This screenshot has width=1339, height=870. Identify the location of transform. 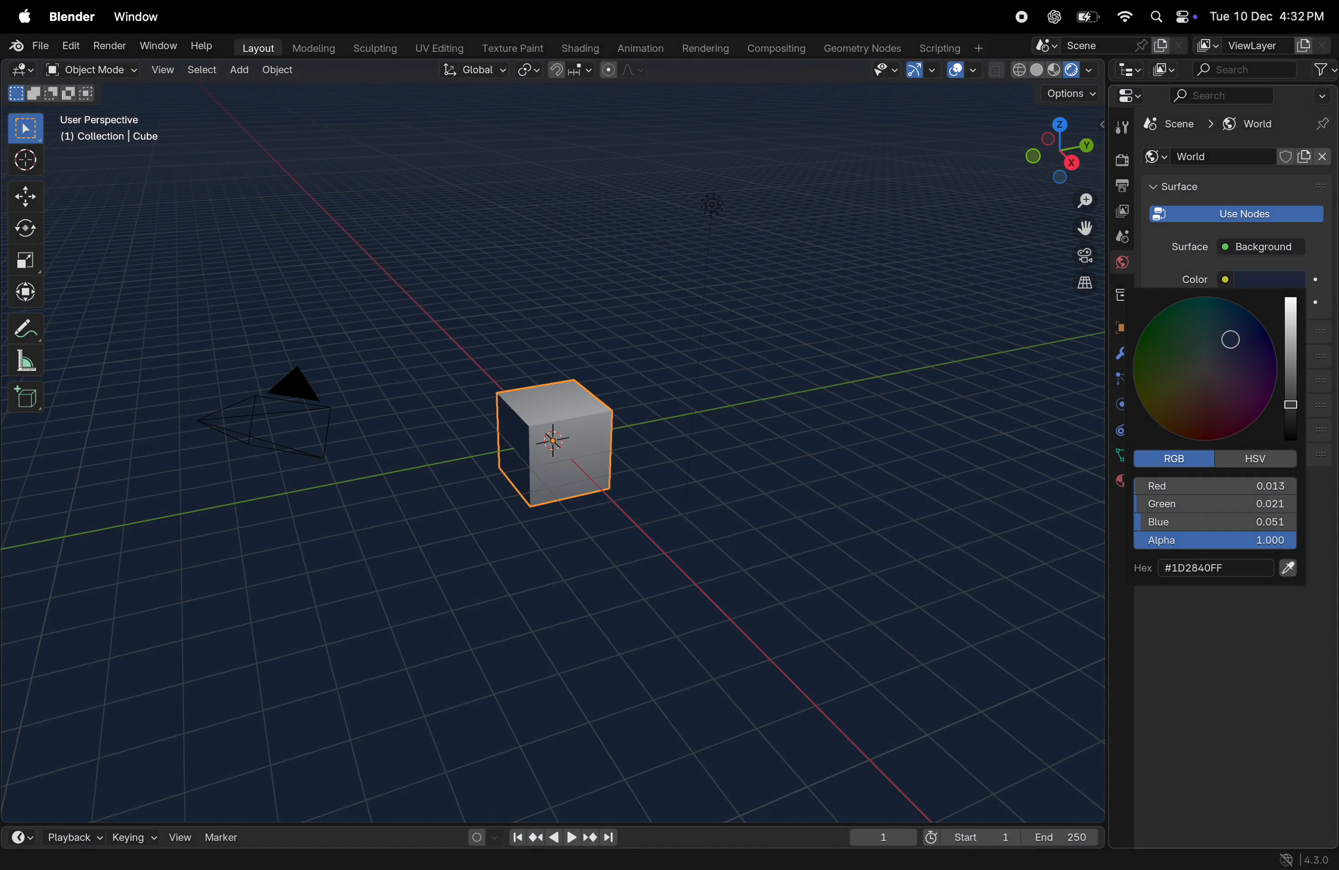
(28, 289).